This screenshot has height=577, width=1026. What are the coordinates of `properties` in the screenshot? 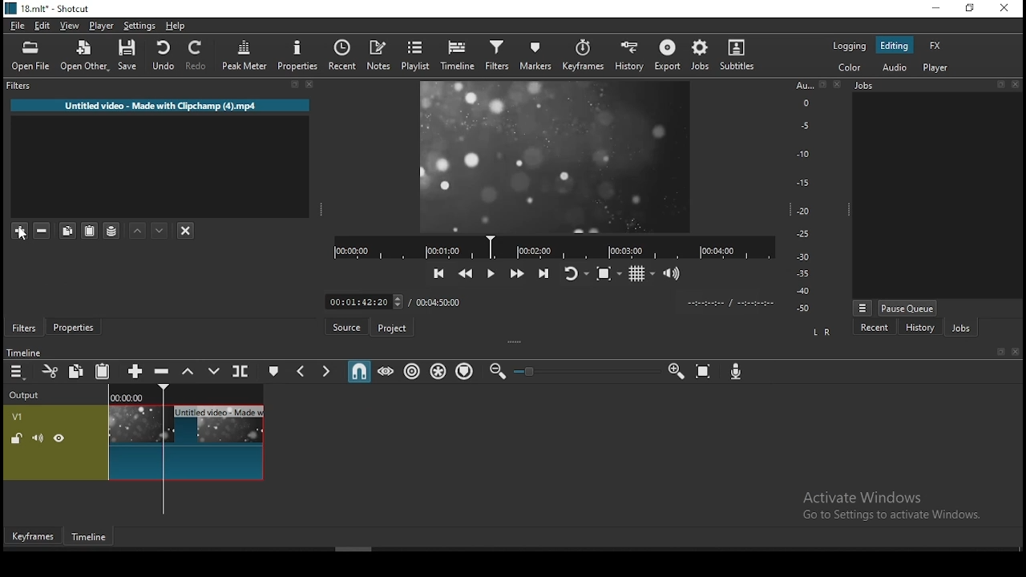 It's located at (73, 327).